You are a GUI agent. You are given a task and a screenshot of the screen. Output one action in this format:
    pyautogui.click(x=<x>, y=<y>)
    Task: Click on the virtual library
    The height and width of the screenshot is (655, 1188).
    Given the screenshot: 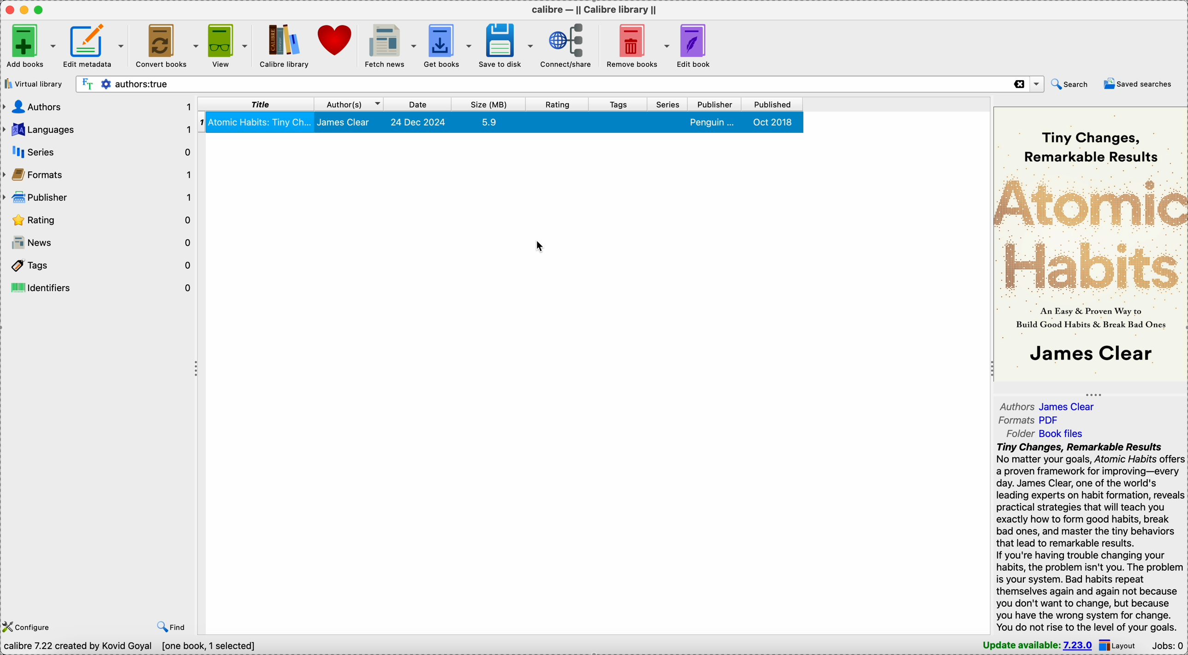 What is the action you would take?
    pyautogui.click(x=33, y=83)
    